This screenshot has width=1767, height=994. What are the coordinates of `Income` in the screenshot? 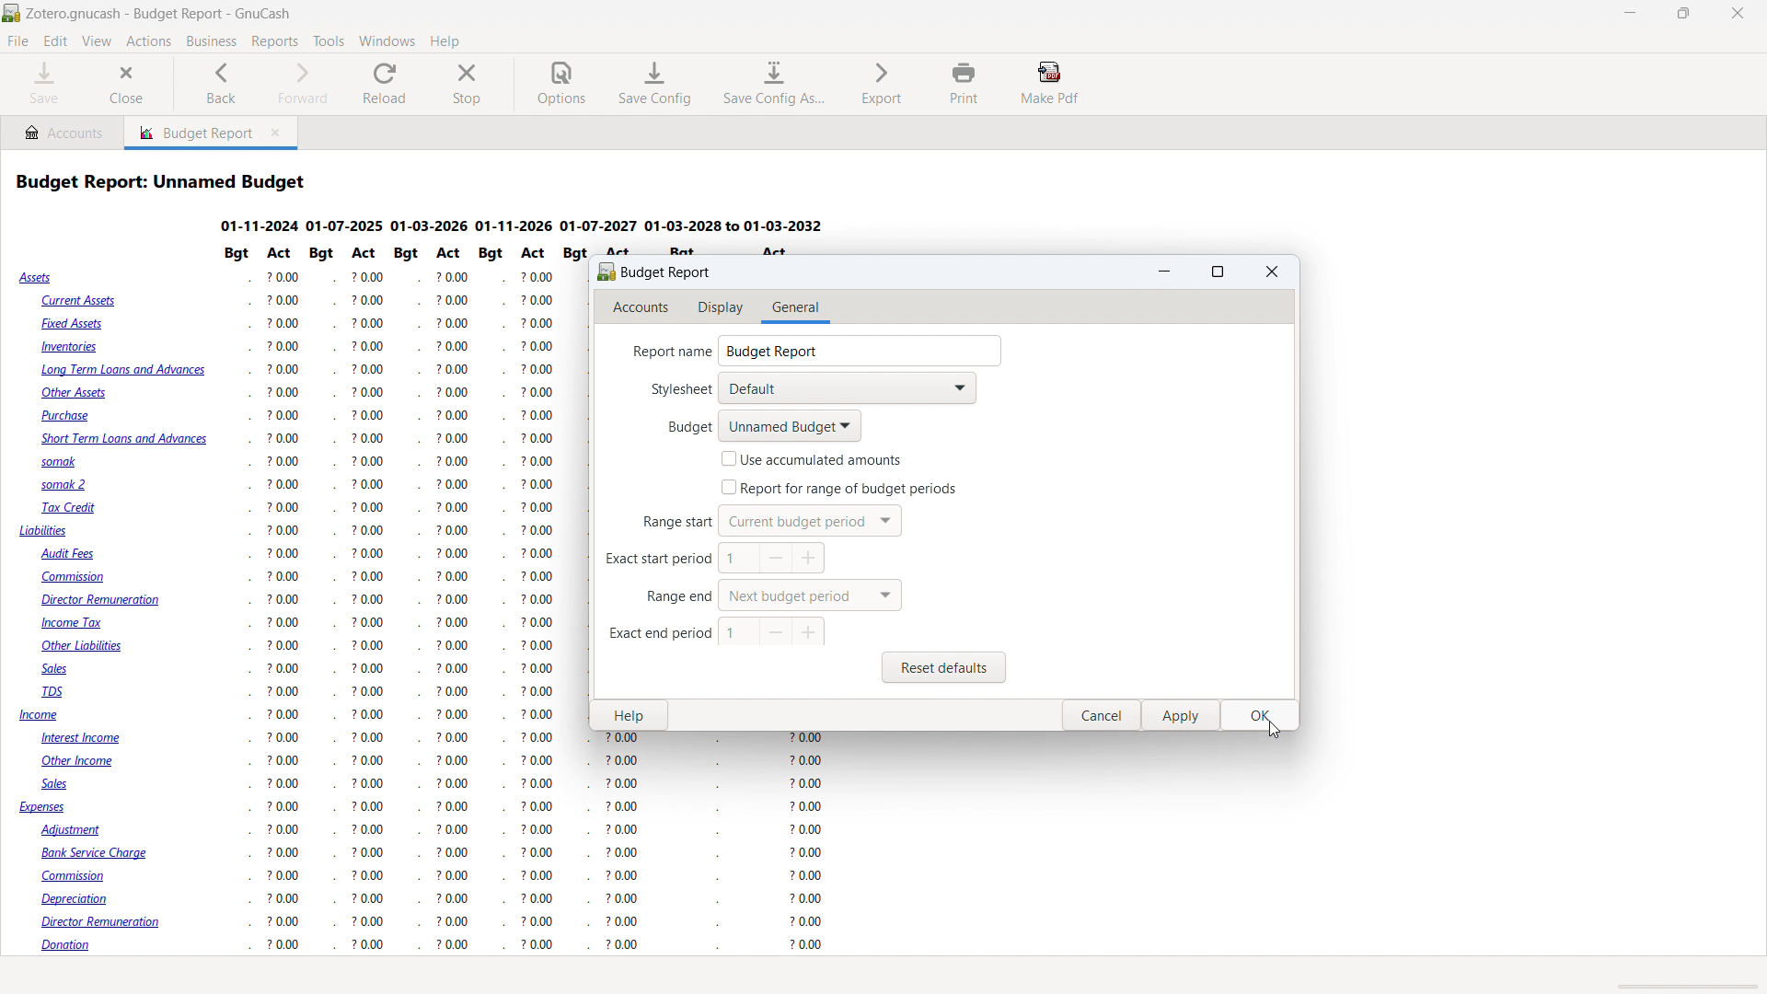 It's located at (40, 716).